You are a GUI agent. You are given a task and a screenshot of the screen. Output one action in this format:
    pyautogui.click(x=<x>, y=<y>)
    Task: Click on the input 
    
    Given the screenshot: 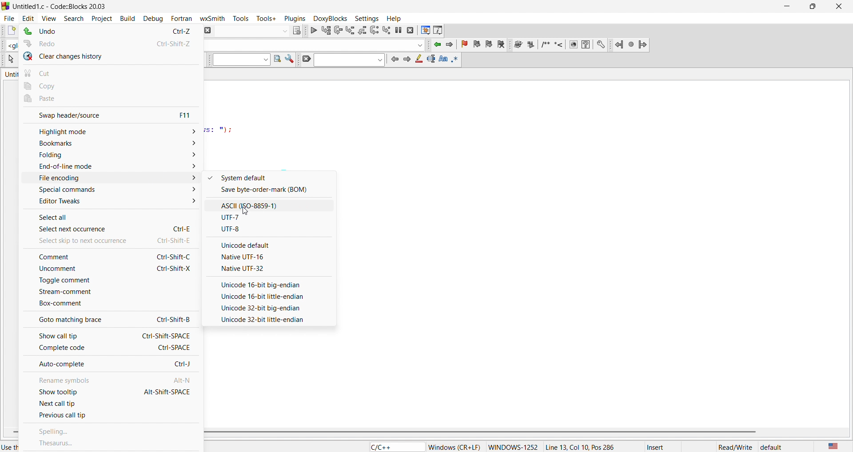 What is the action you would take?
    pyautogui.click(x=253, y=32)
    